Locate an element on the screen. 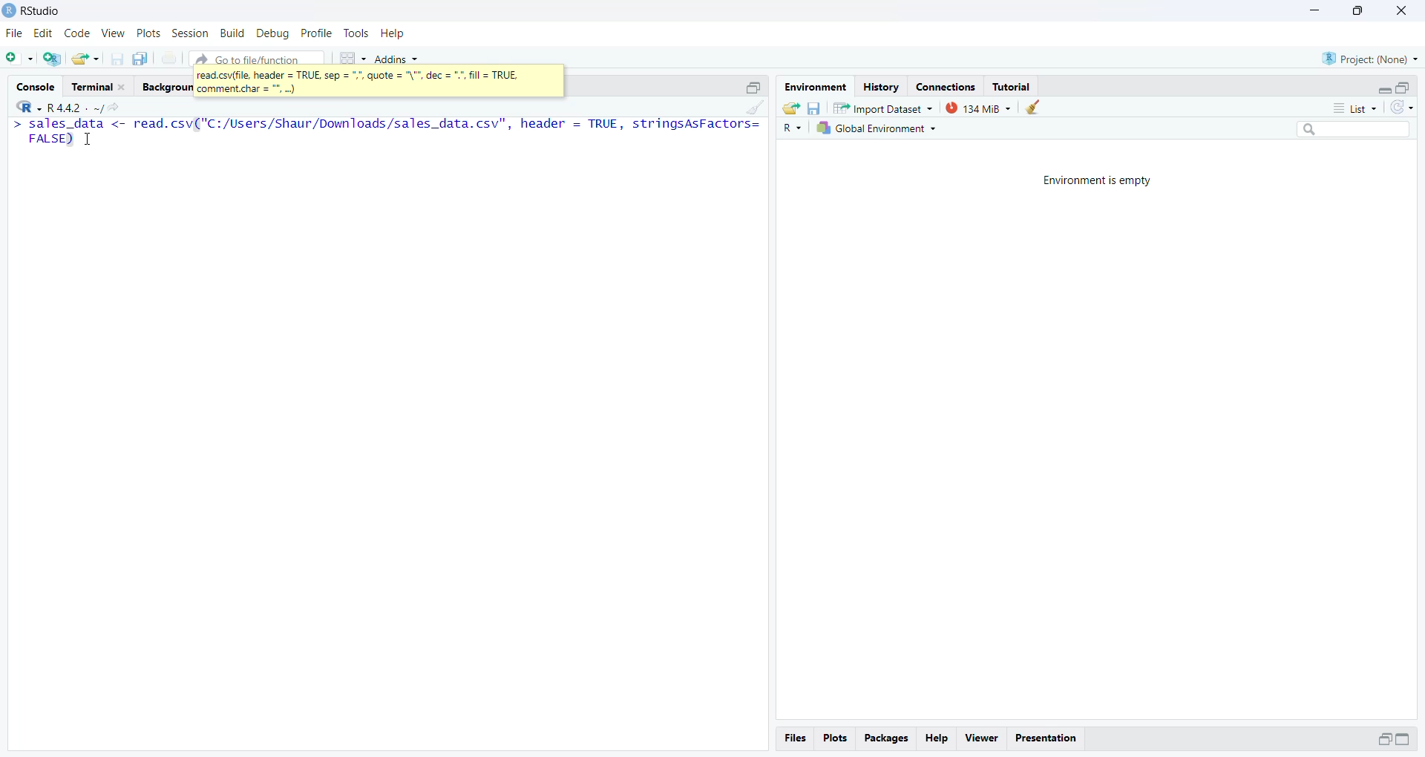  Build is located at coordinates (233, 33).